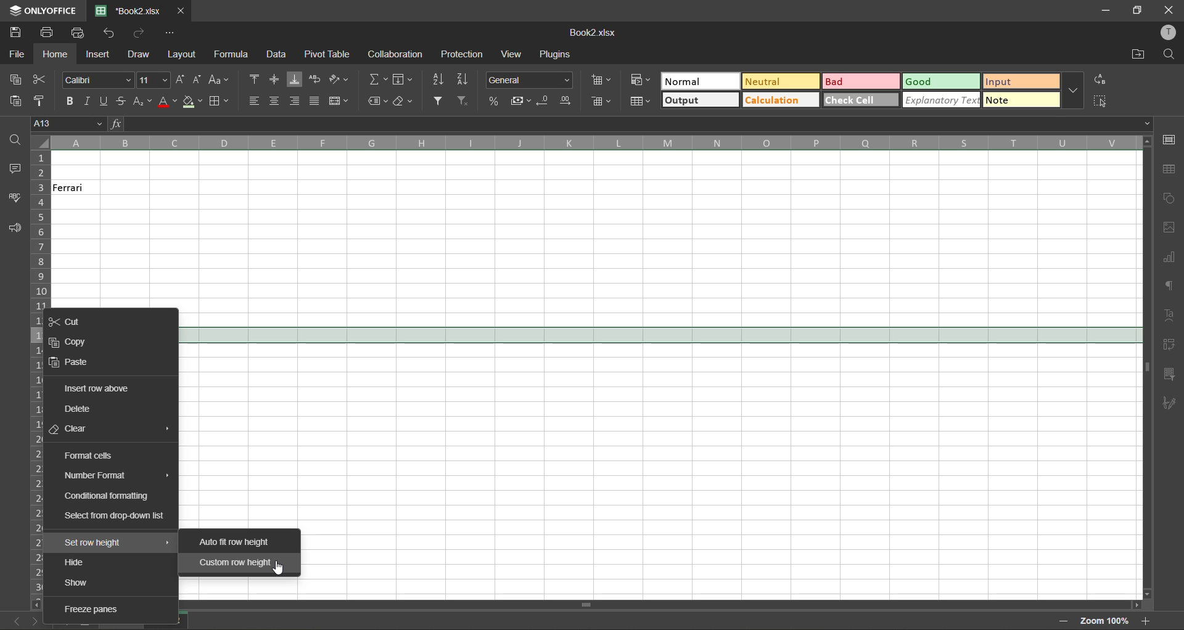 The width and height of the screenshot is (1184, 630). What do you see at coordinates (35, 620) in the screenshot?
I see `next` at bounding box center [35, 620].